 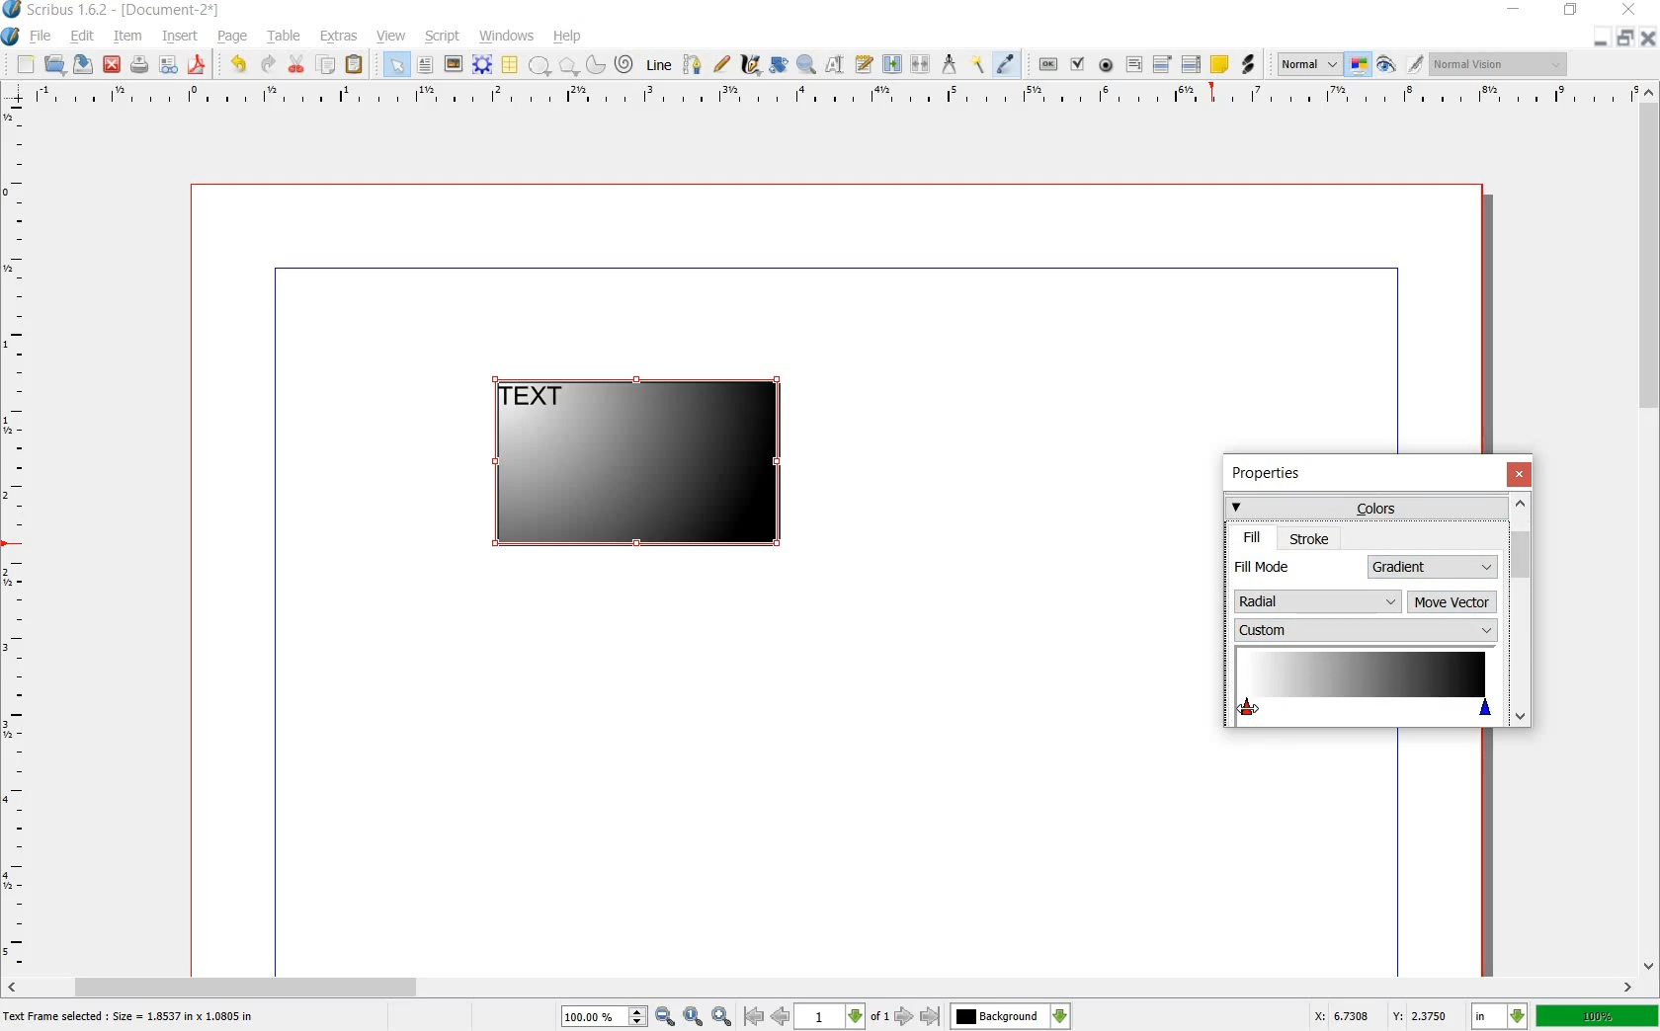 I want to click on radial, so click(x=1318, y=598).